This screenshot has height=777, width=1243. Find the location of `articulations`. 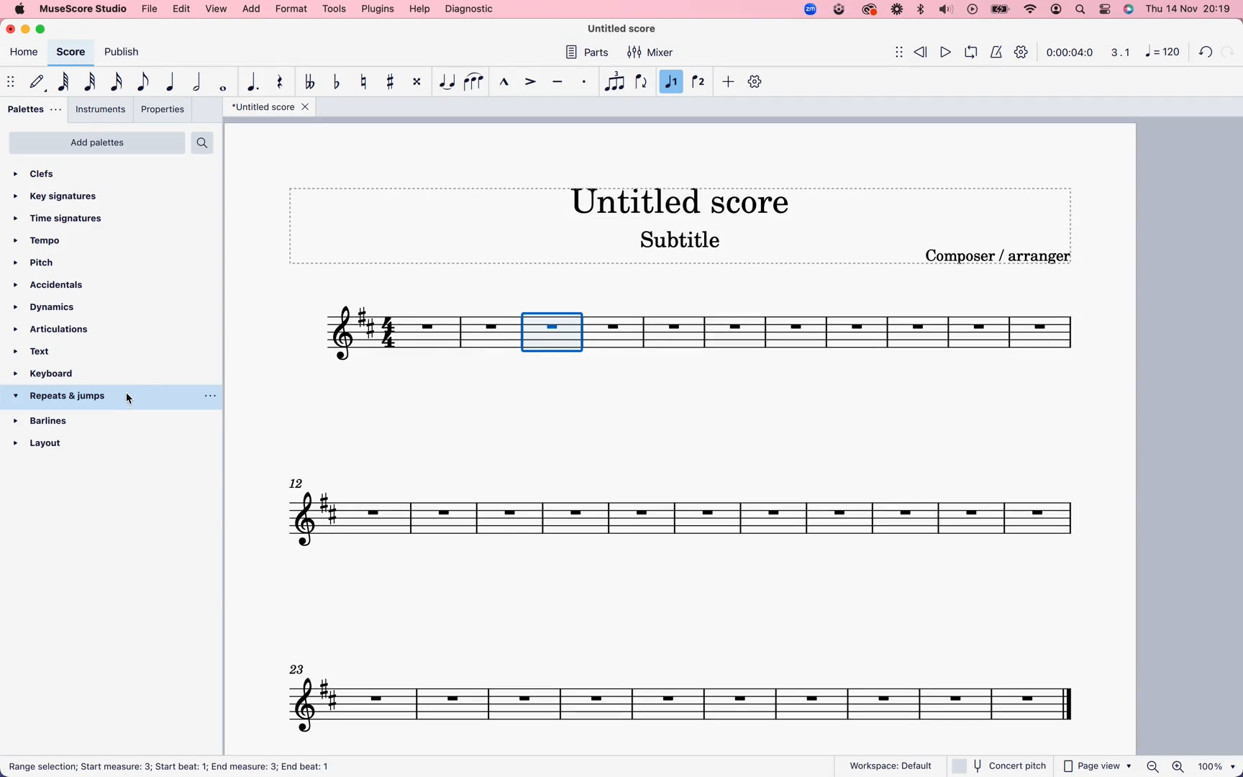

articulations is located at coordinates (55, 329).